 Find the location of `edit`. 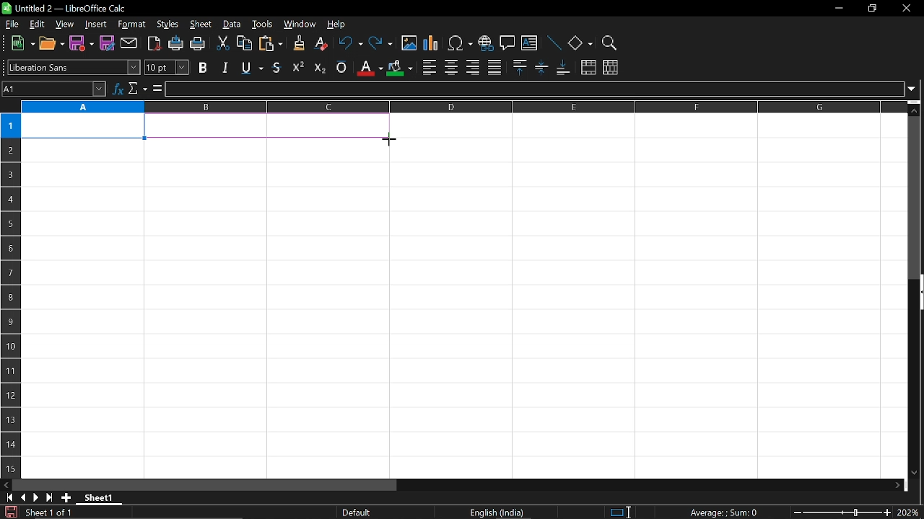

edit is located at coordinates (35, 25).